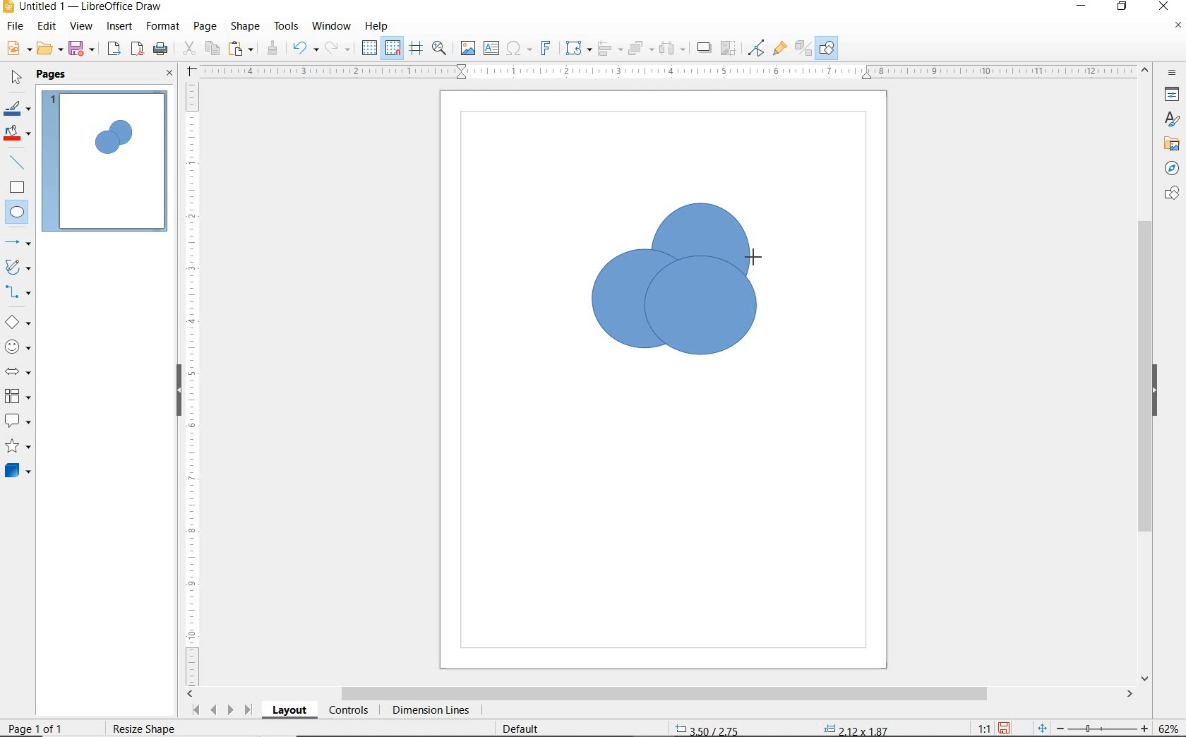 This screenshot has width=1186, height=737. Describe the element at coordinates (439, 47) in the screenshot. I see `ZOOM & PAN` at that location.